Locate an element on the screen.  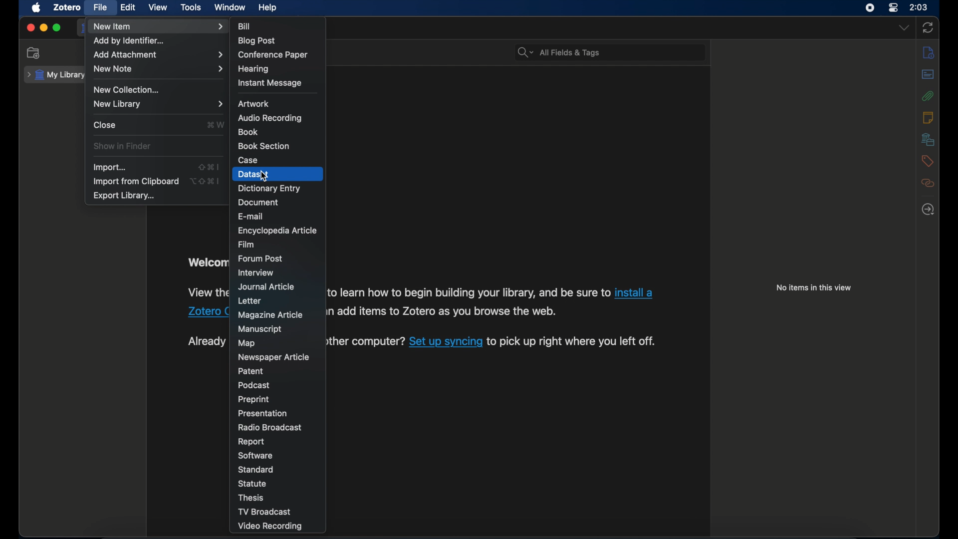
minimize is located at coordinates (44, 28).